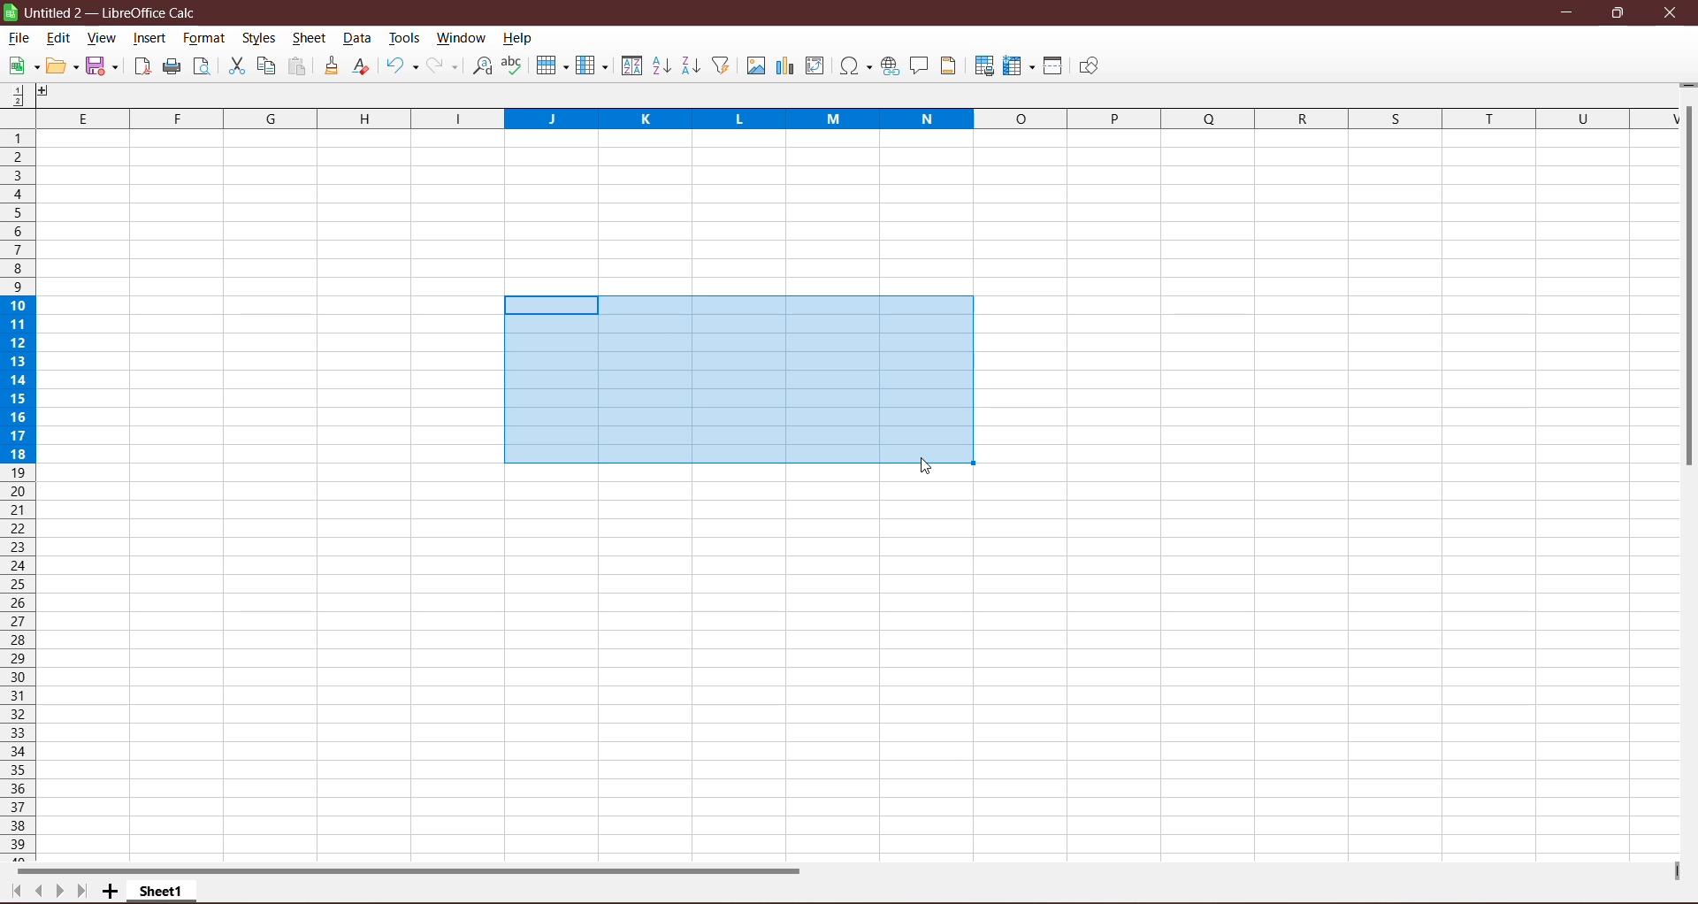 The width and height of the screenshot is (1698, 904). What do you see at coordinates (692, 65) in the screenshot?
I see `Sort Descending` at bounding box center [692, 65].